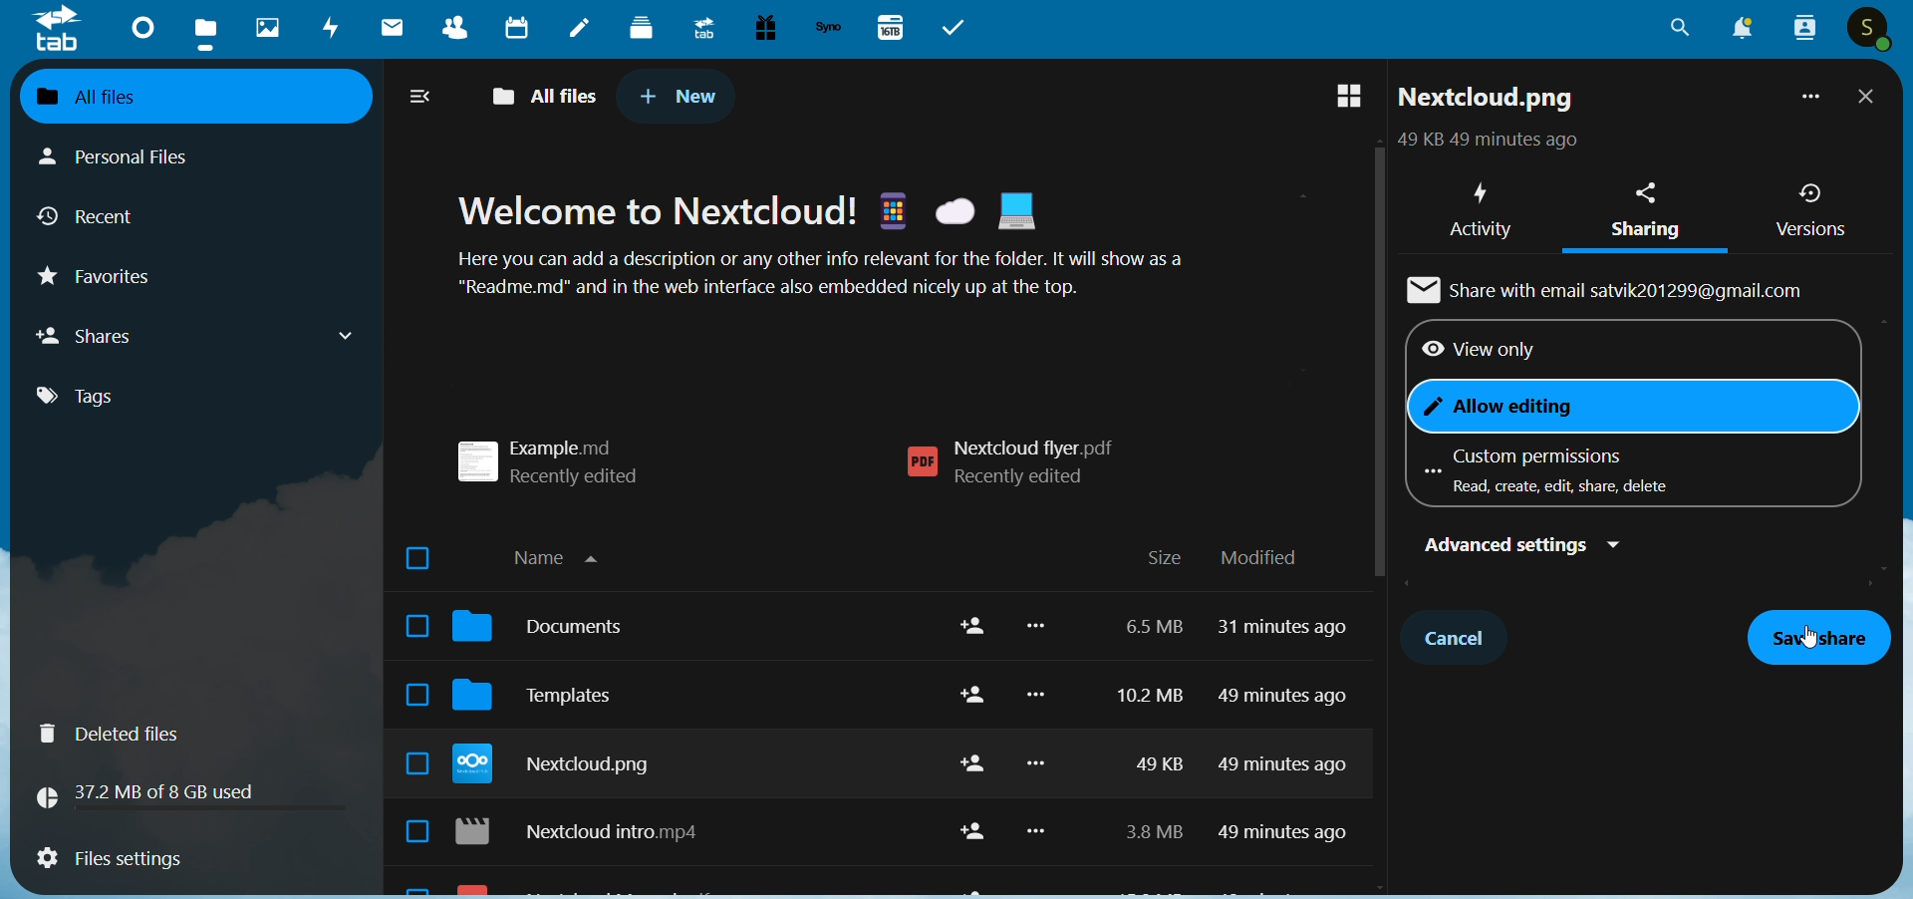 The height and width of the screenshot is (899, 1913). Describe the element at coordinates (1460, 635) in the screenshot. I see `cancel` at that location.